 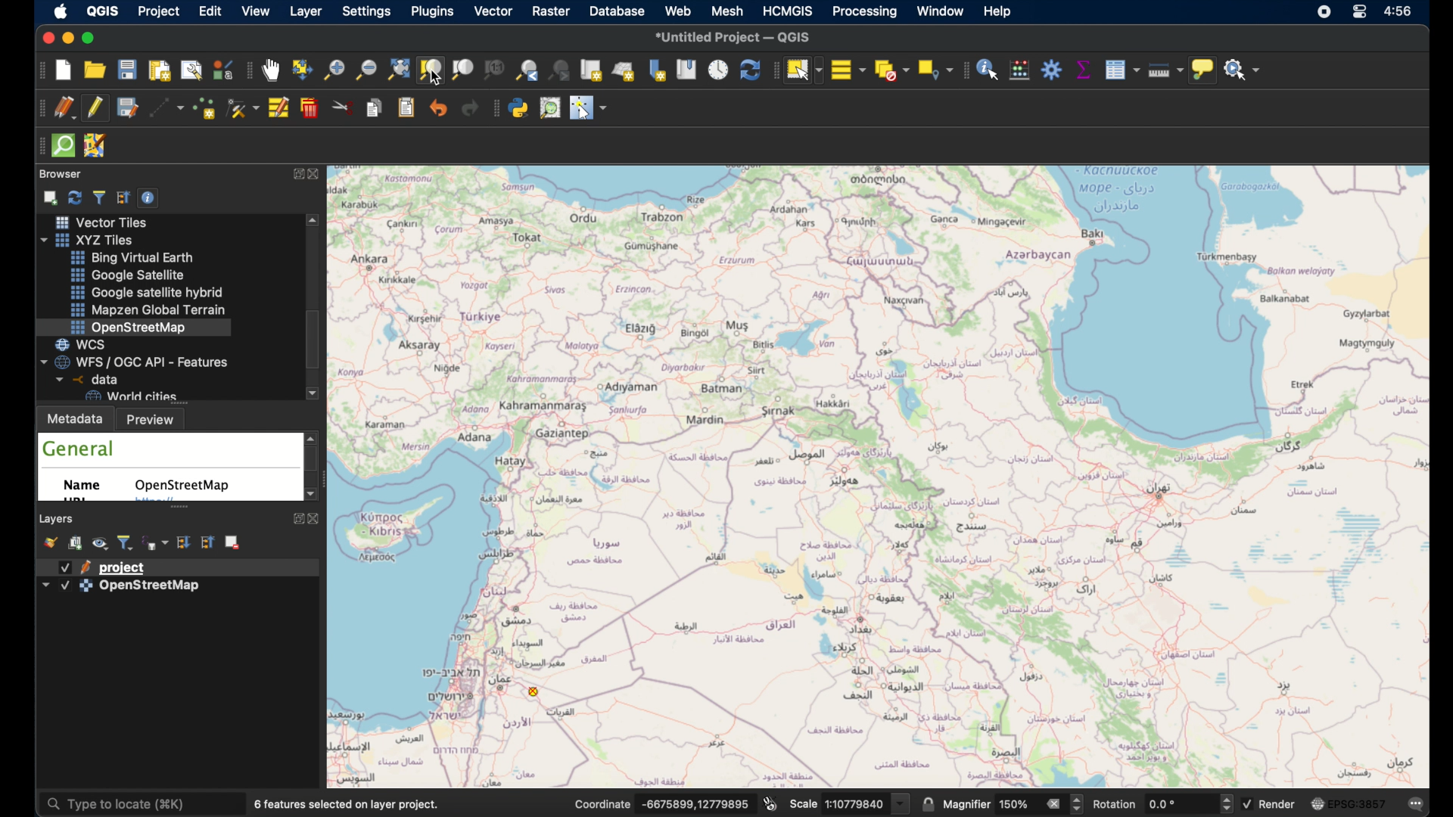 I want to click on checkbox, so click(x=1247, y=804).